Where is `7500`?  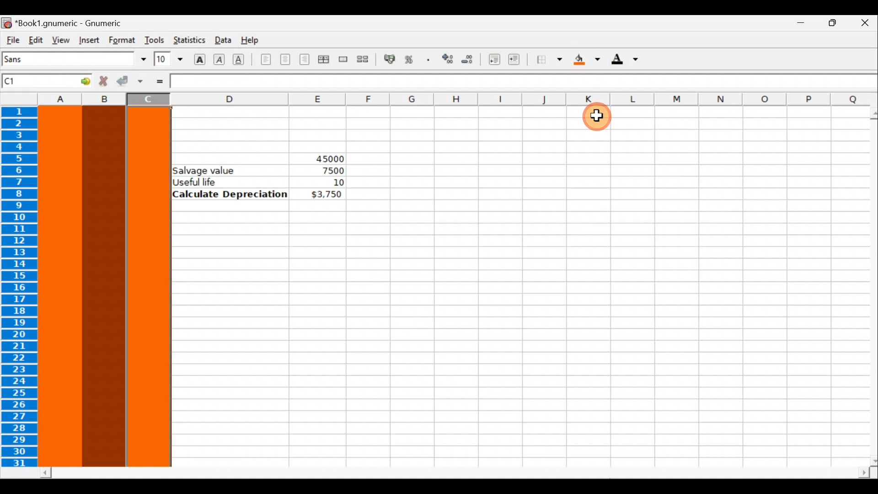
7500 is located at coordinates (330, 171).